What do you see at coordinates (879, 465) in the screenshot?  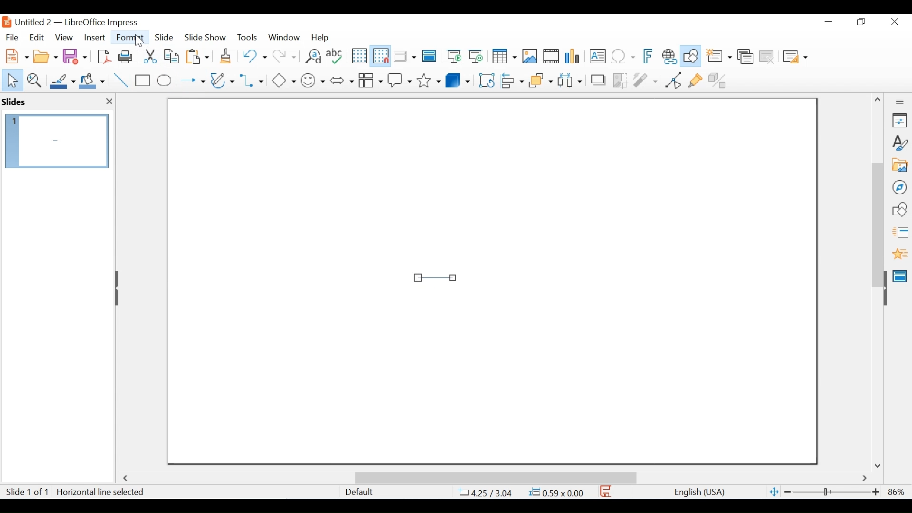 I see `Scroll down` at bounding box center [879, 465].